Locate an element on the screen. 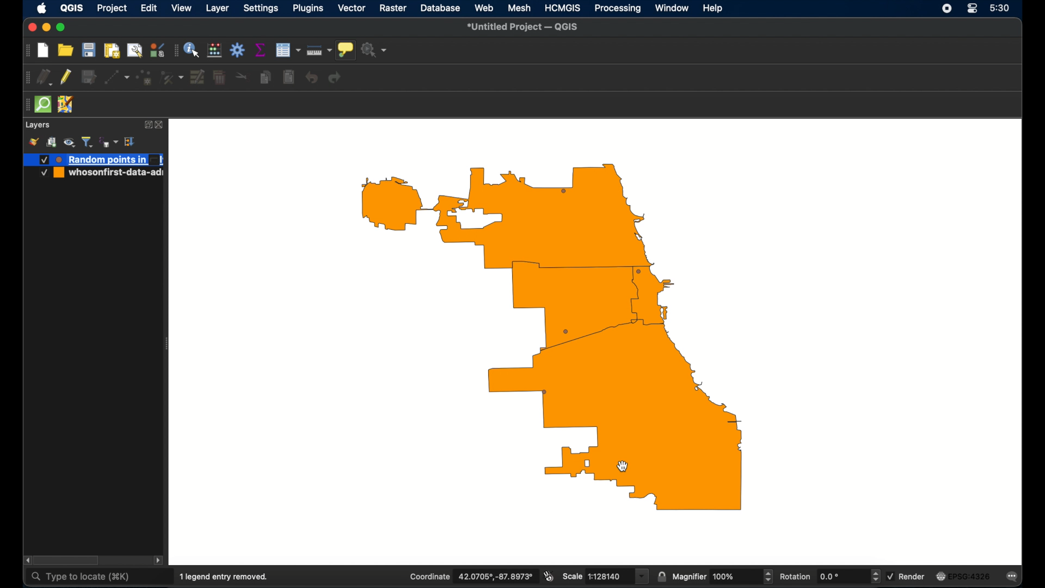 Image resolution: width=1045 pixels, height=588 pixels. type to locate is located at coordinates (82, 578).